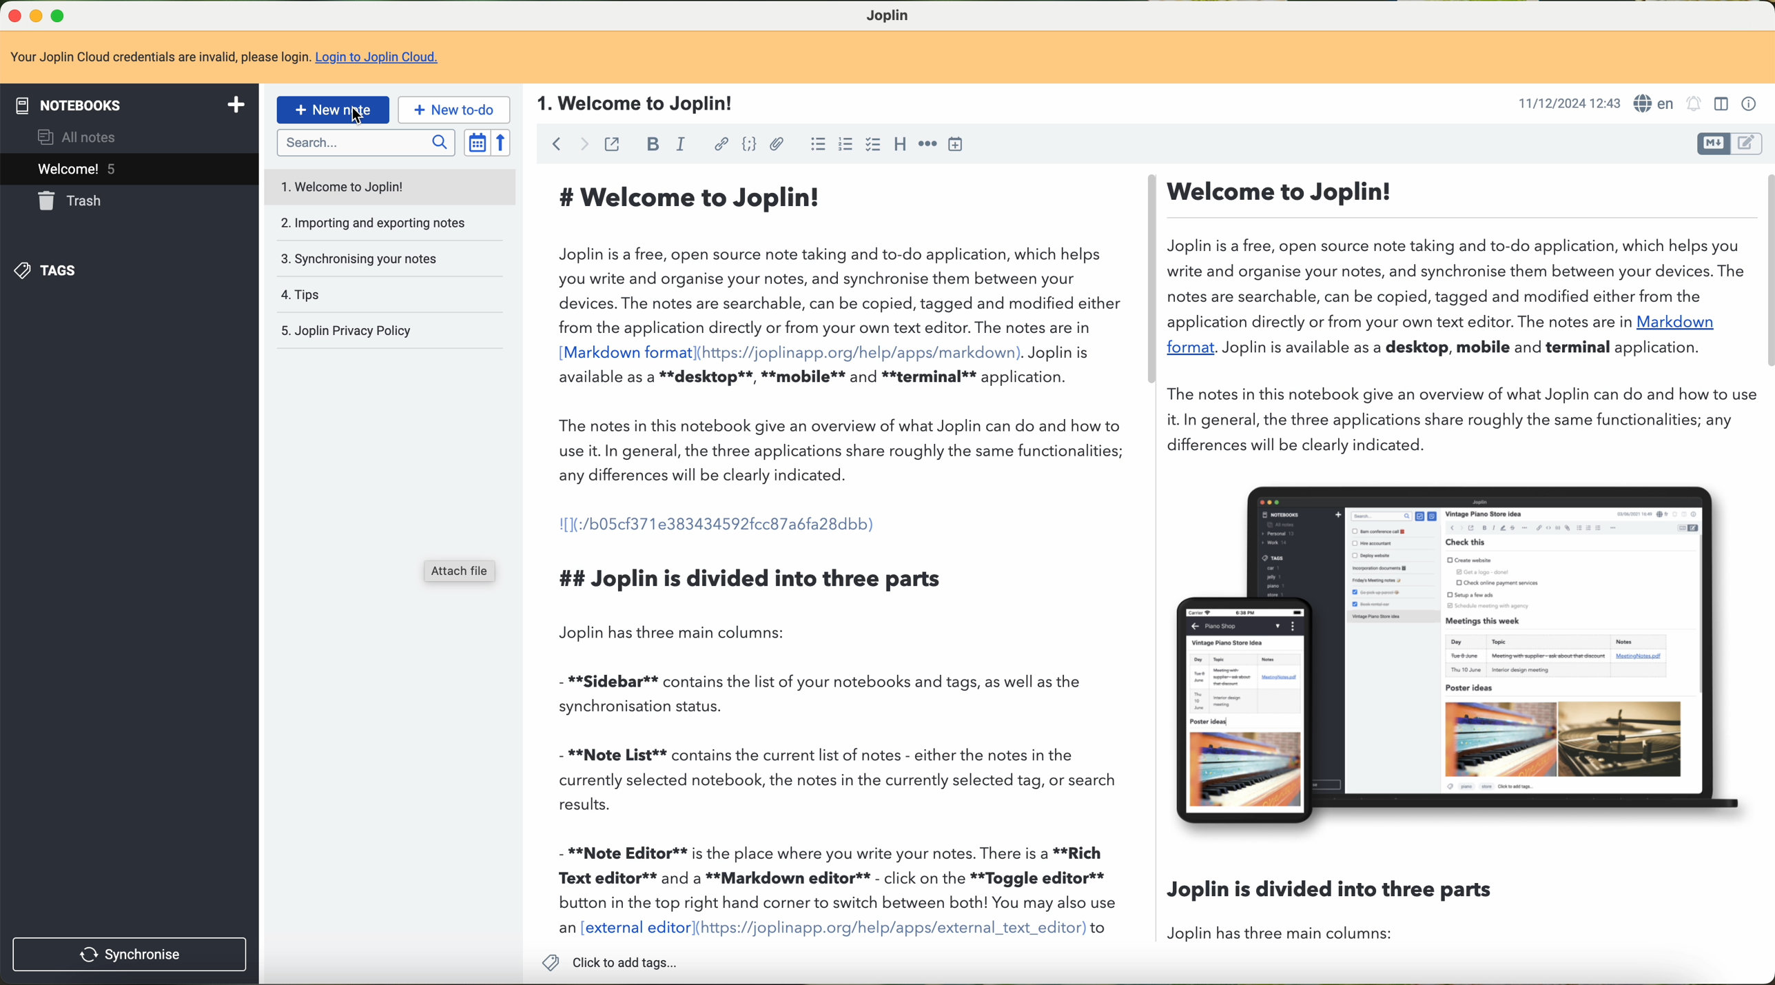  Describe the element at coordinates (584, 145) in the screenshot. I see `navigate foward` at that location.